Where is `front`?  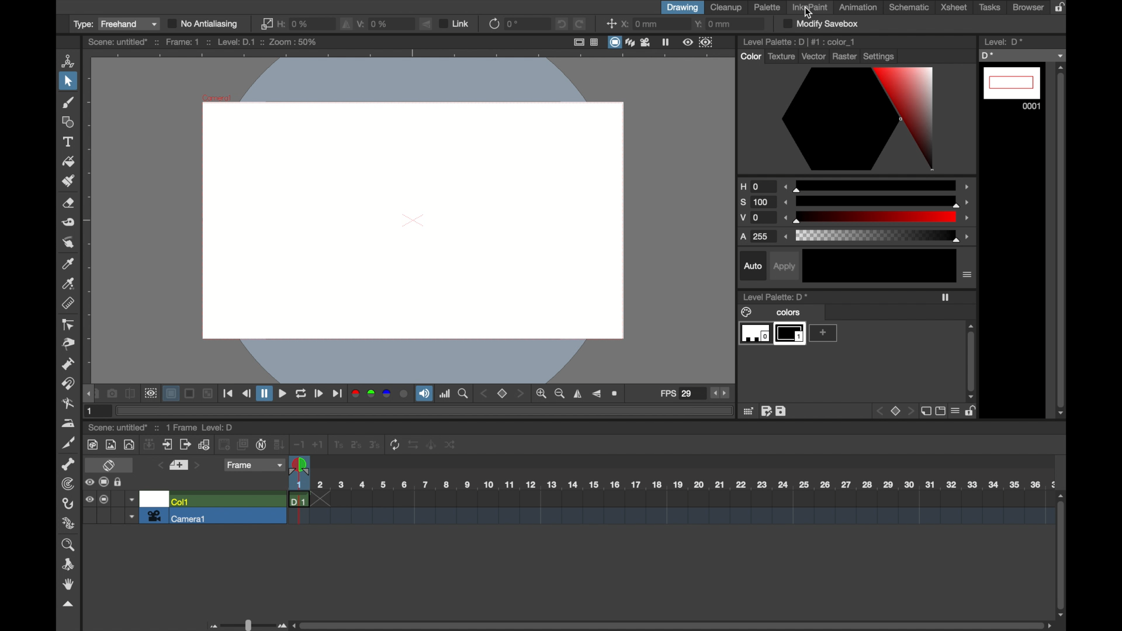
front is located at coordinates (911, 411).